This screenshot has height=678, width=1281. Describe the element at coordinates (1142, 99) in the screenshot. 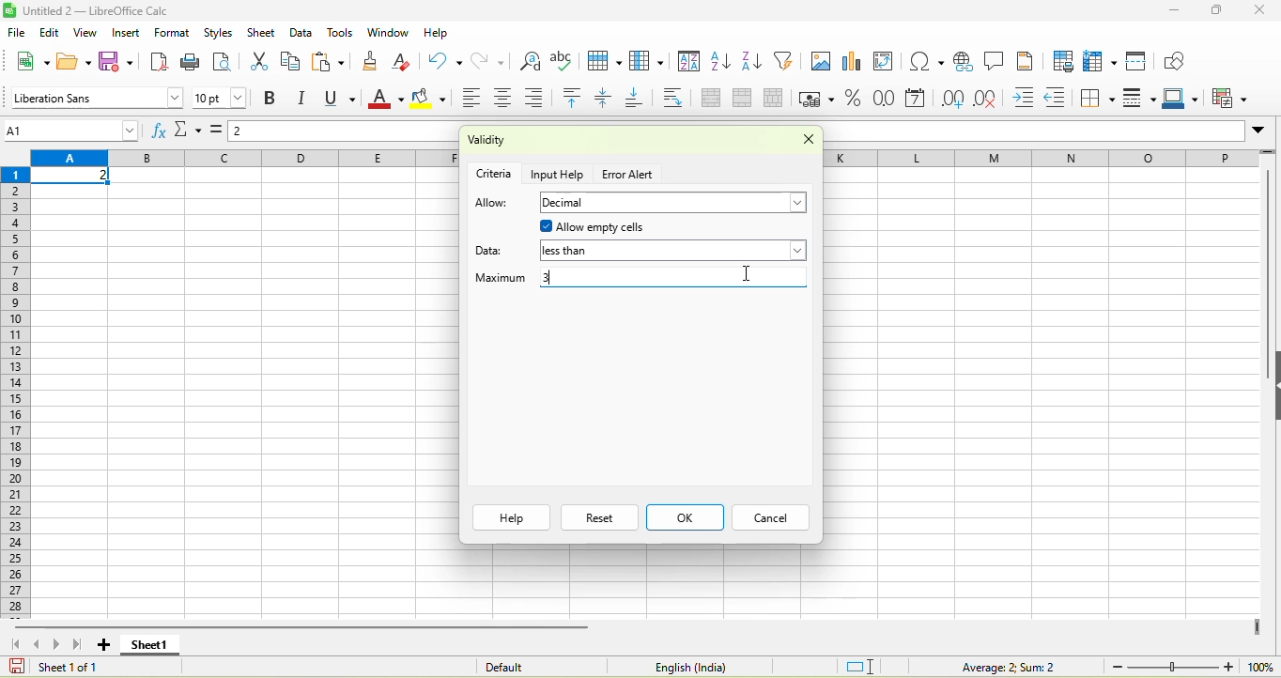

I see `border style` at that location.